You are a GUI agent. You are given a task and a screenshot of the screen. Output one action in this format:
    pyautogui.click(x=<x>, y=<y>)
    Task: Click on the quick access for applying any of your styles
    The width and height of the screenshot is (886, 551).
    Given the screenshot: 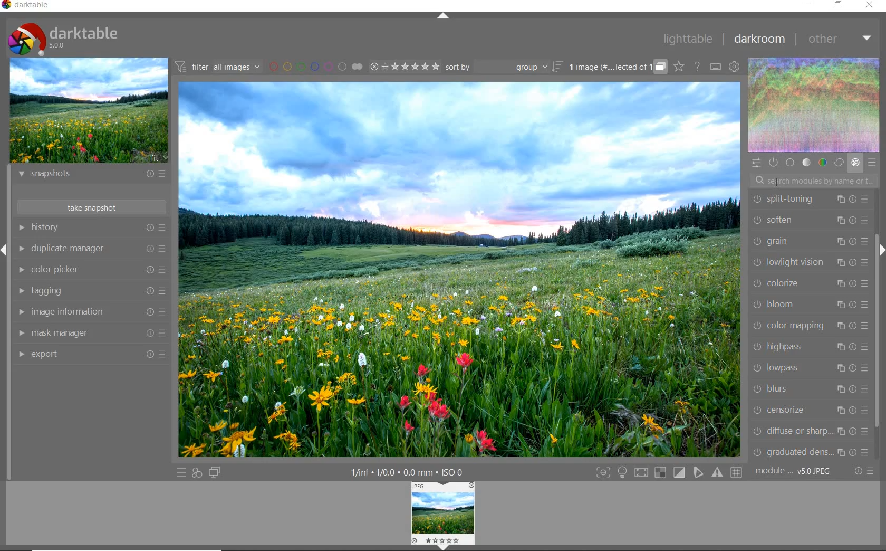 What is the action you would take?
    pyautogui.click(x=197, y=473)
    